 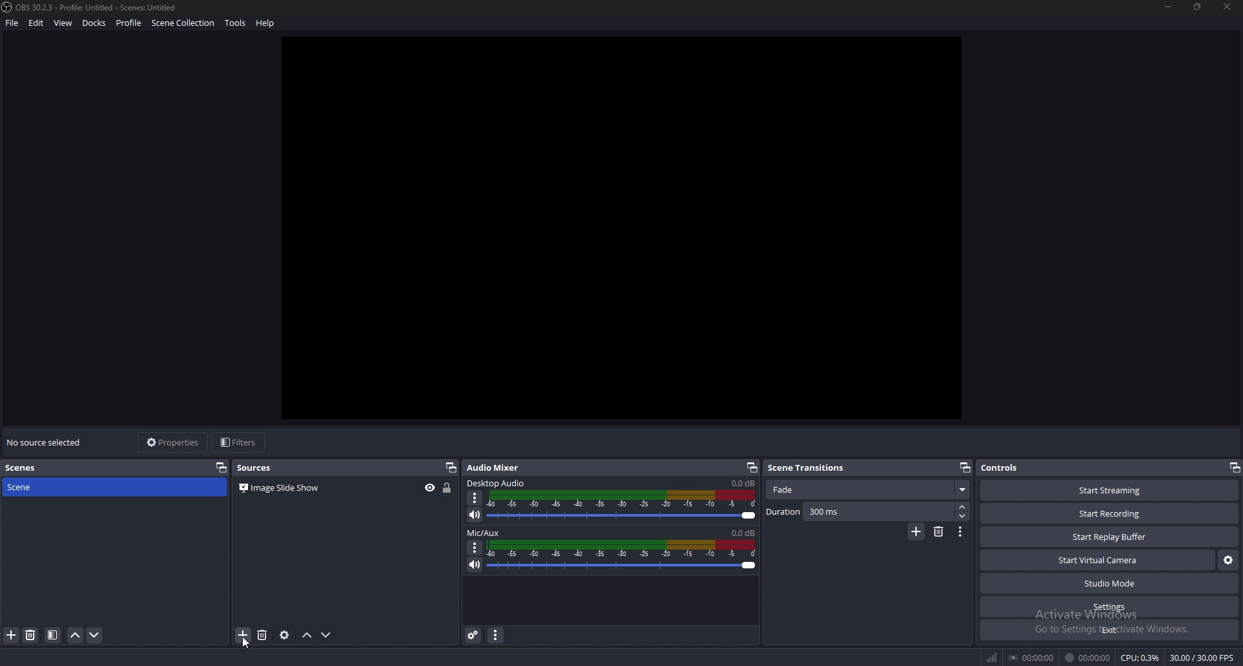 I want to click on move scene down, so click(x=94, y=635).